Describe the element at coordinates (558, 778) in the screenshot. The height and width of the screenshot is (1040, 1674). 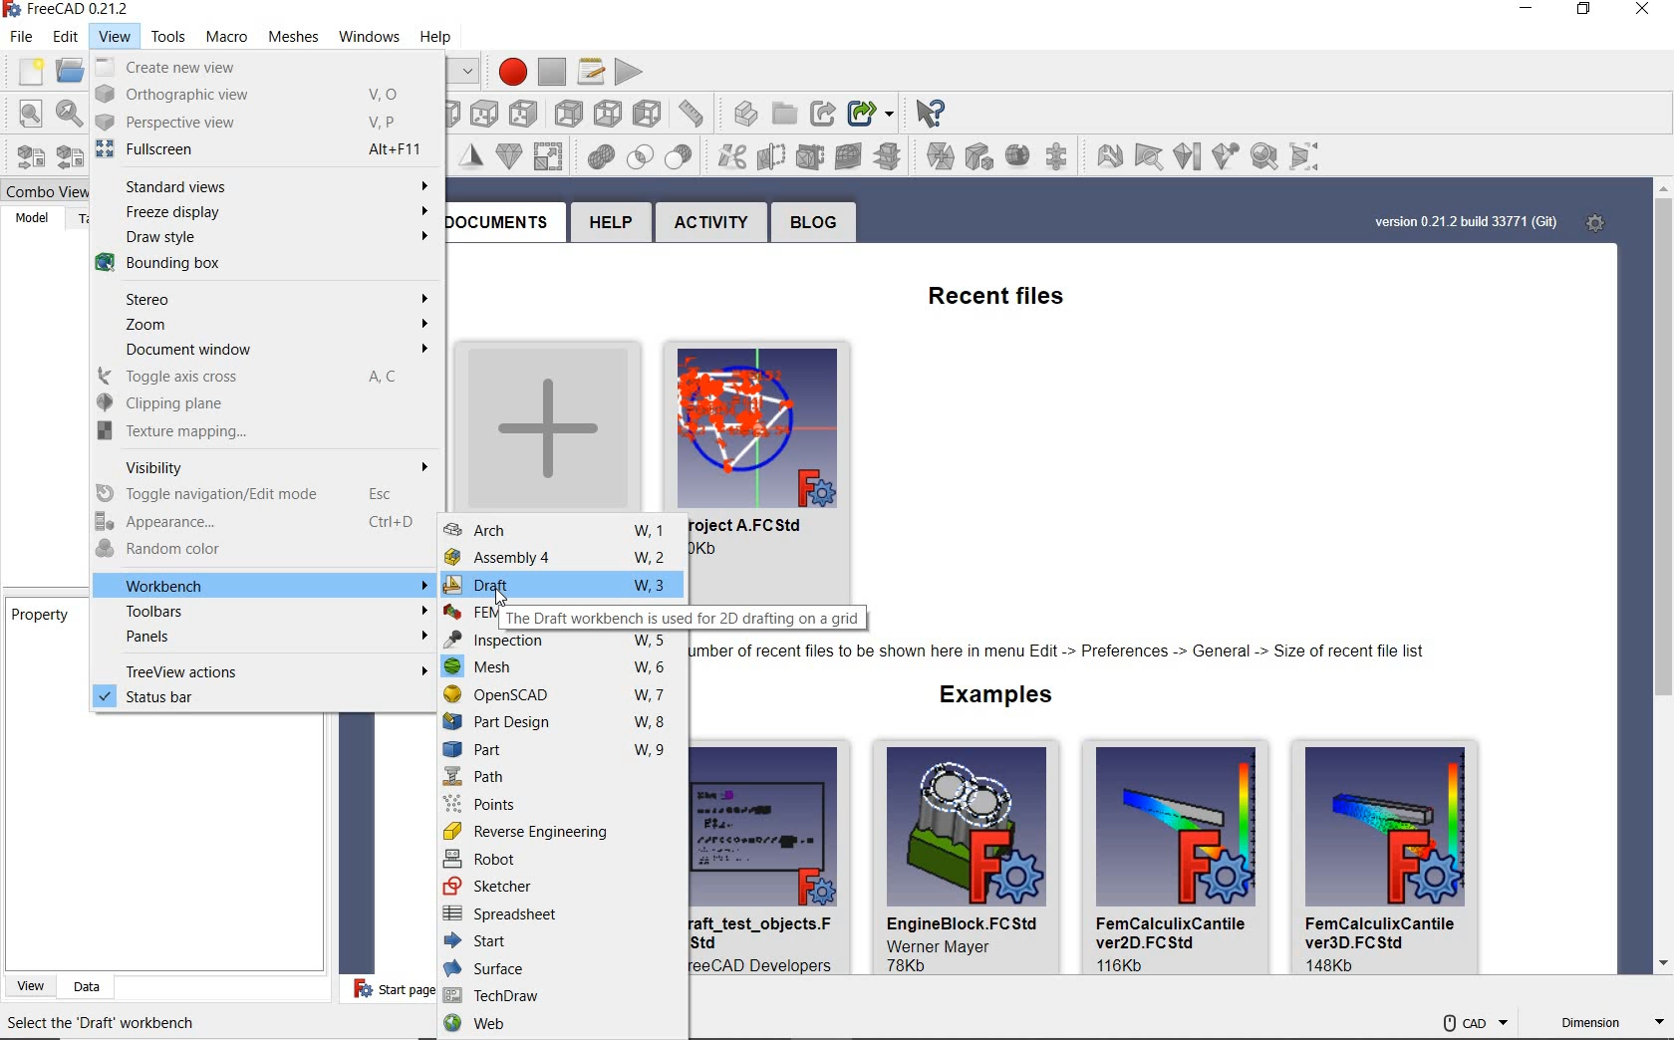
I see `path` at that location.